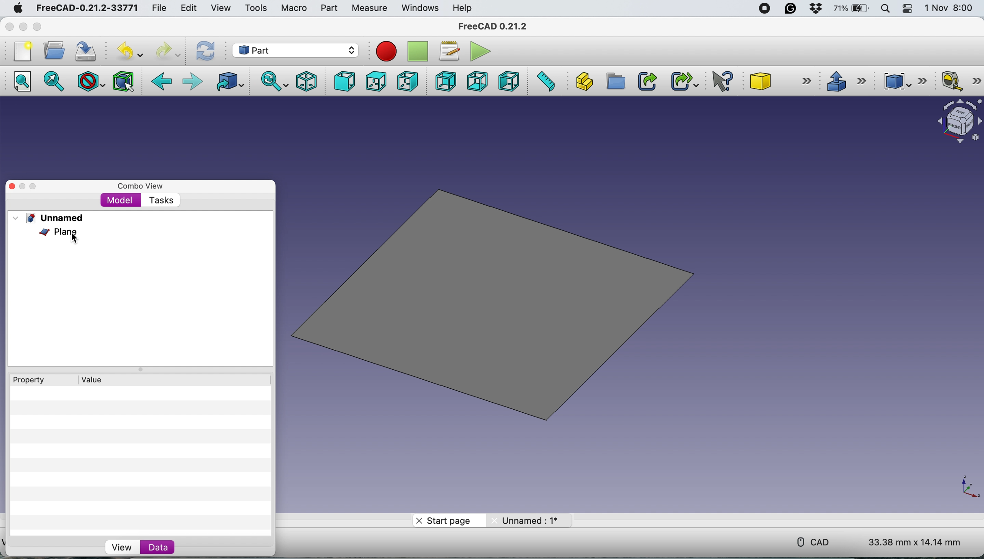 The width and height of the screenshot is (984, 559). I want to click on maximise, so click(35, 184).